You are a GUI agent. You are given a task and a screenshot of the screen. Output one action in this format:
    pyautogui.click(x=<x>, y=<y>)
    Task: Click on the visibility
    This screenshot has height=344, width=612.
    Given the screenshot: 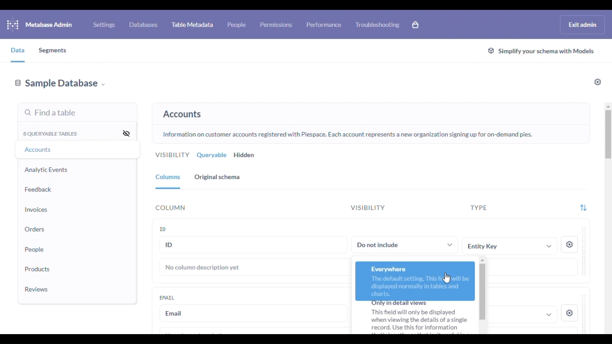 What is the action you would take?
    pyautogui.click(x=367, y=208)
    